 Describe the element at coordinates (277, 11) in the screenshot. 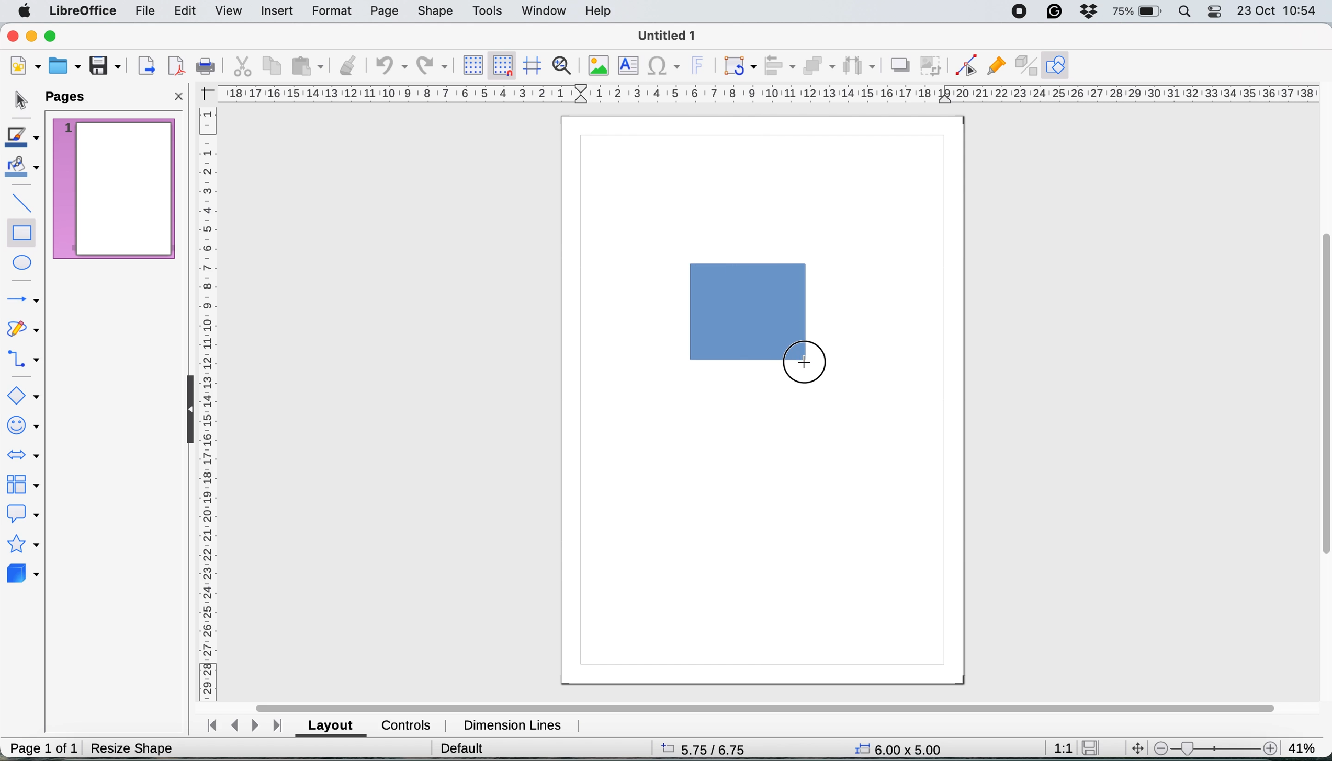

I see `insert` at that location.